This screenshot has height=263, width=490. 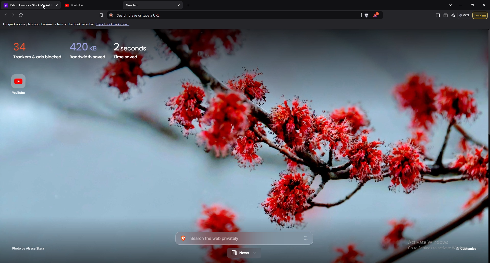 I want to click on show sidebar, so click(x=438, y=16).